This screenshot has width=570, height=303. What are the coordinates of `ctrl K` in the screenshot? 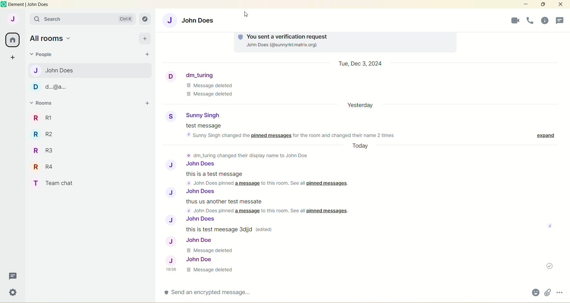 It's located at (125, 19).